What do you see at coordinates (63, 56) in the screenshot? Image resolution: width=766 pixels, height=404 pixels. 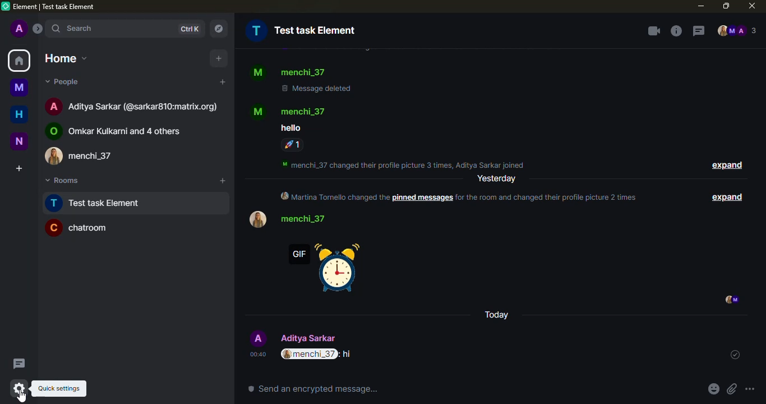 I see `home` at bounding box center [63, 56].